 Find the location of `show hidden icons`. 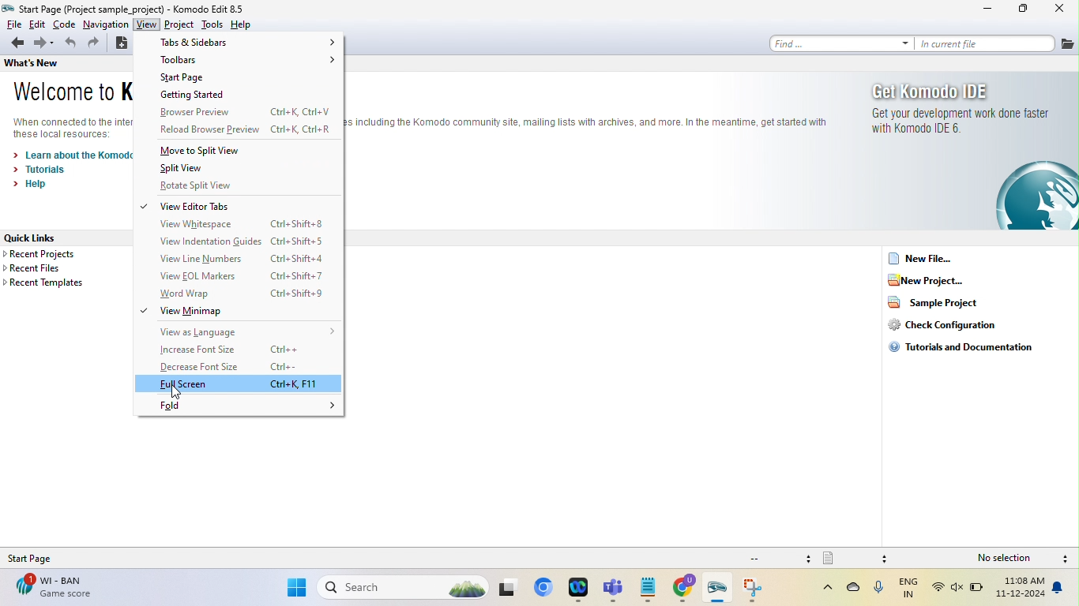

show hidden icons is located at coordinates (819, 588).